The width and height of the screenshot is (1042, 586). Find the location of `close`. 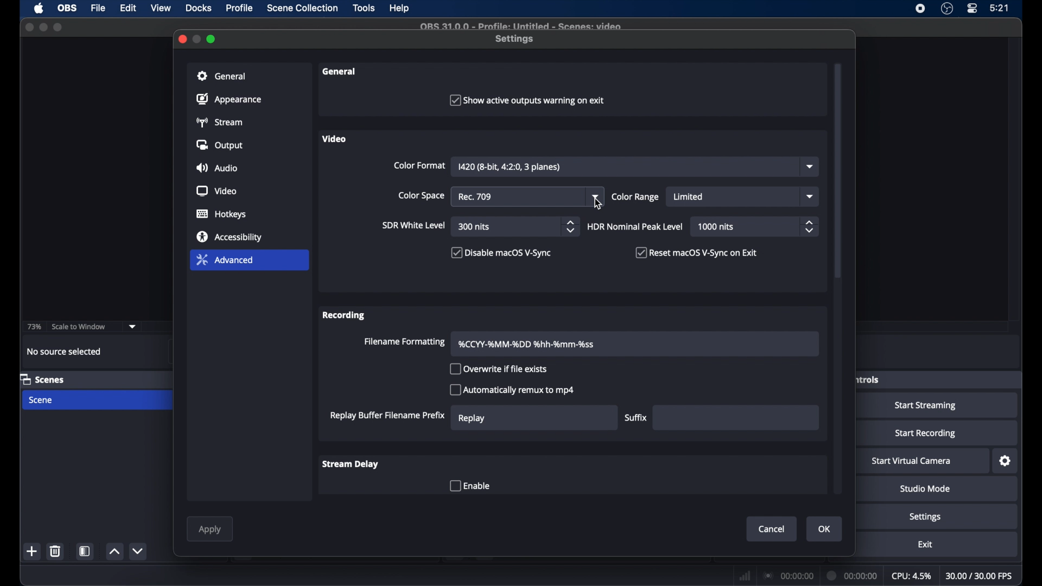

close is located at coordinates (182, 39).